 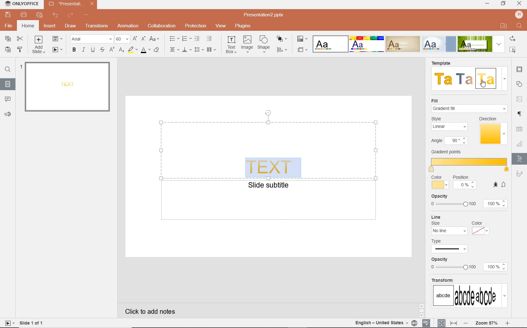 What do you see at coordinates (174, 50) in the screenshot?
I see `HORIZONTAL ALIGN` at bounding box center [174, 50].